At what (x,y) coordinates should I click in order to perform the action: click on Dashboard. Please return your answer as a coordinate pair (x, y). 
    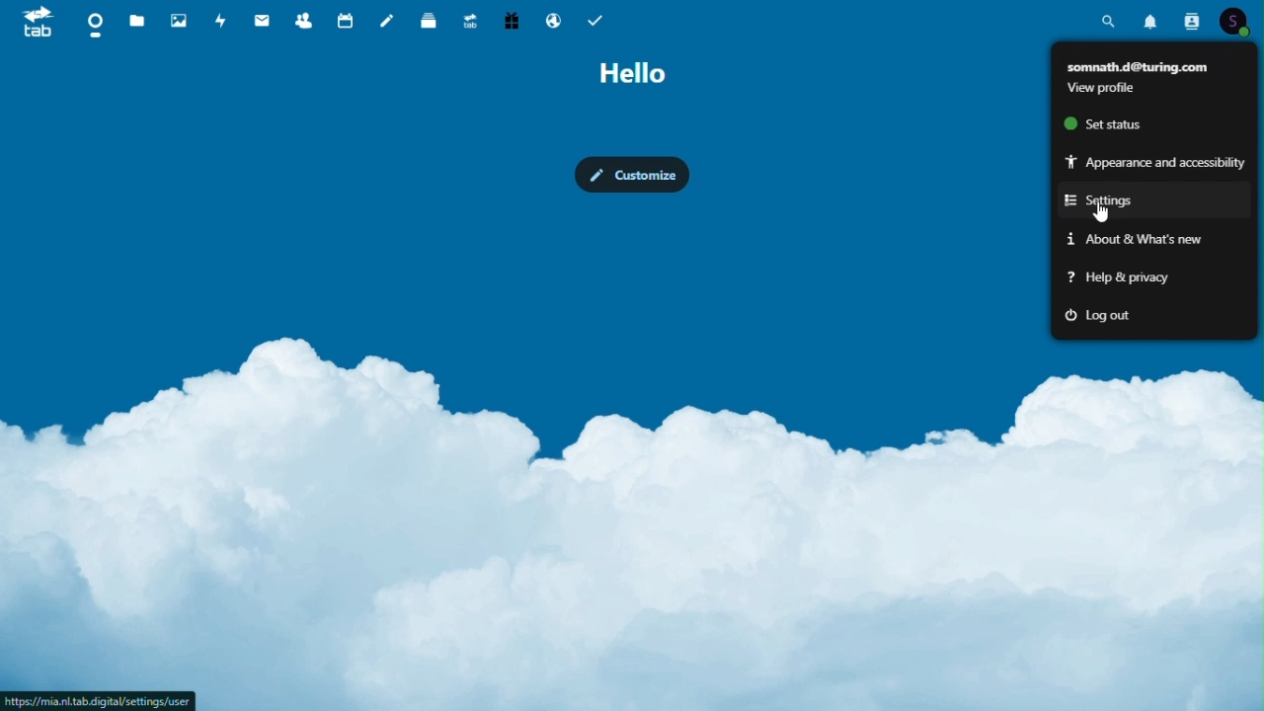
    Looking at the image, I should click on (94, 24).